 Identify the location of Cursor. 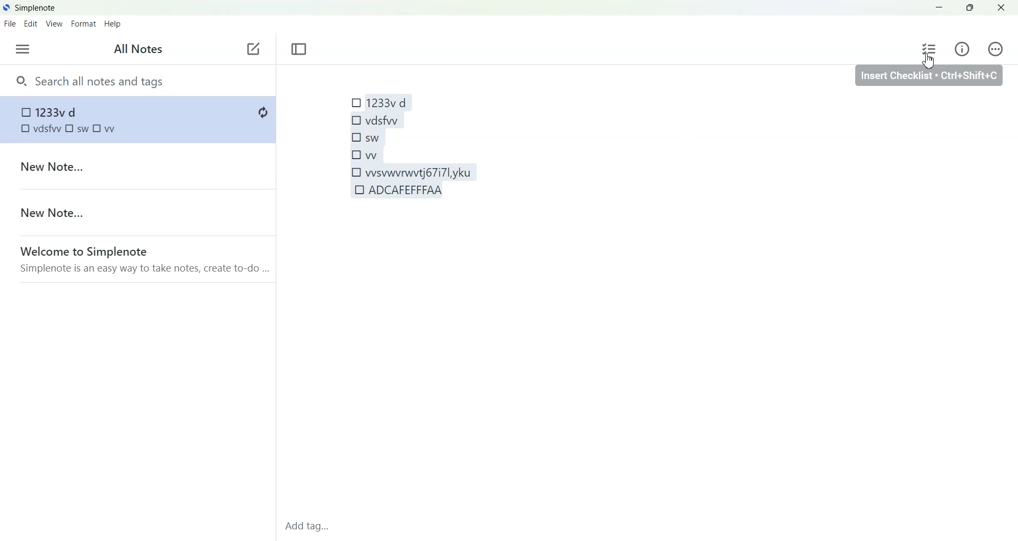
(927, 64).